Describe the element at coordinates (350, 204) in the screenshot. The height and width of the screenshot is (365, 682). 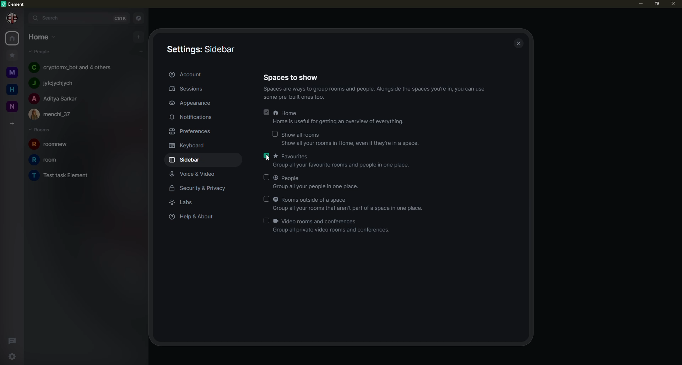
I see `rooms outside of a space` at that location.